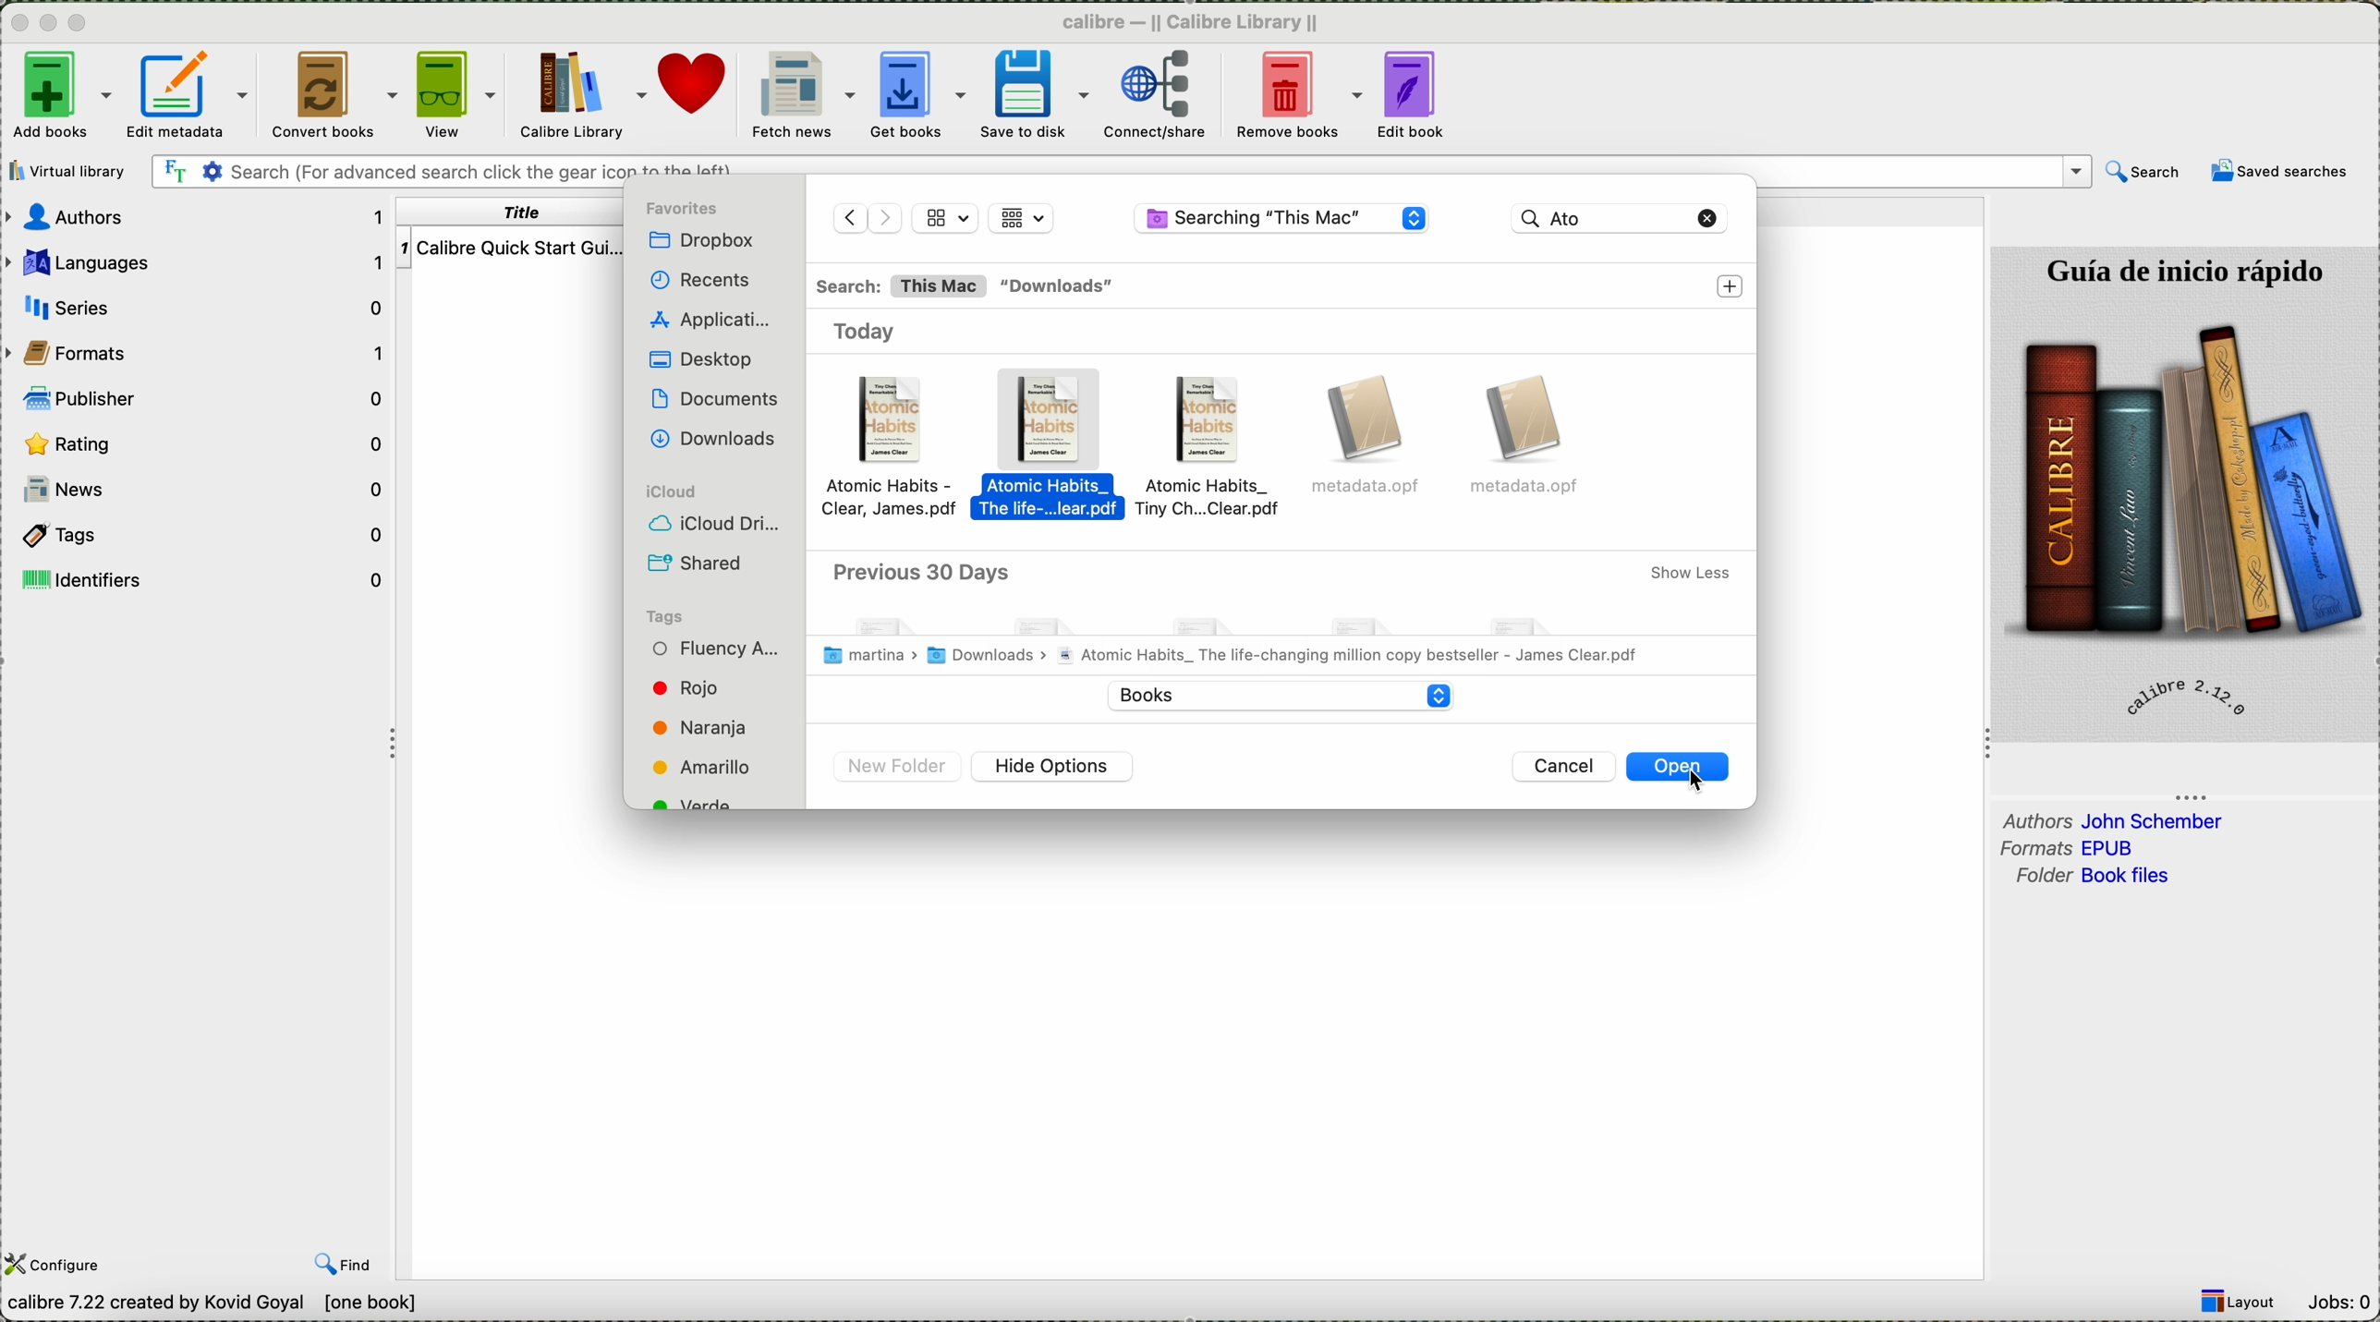  What do you see at coordinates (58, 98) in the screenshot?
I see `click on add books` at bounding box center [58, 98].